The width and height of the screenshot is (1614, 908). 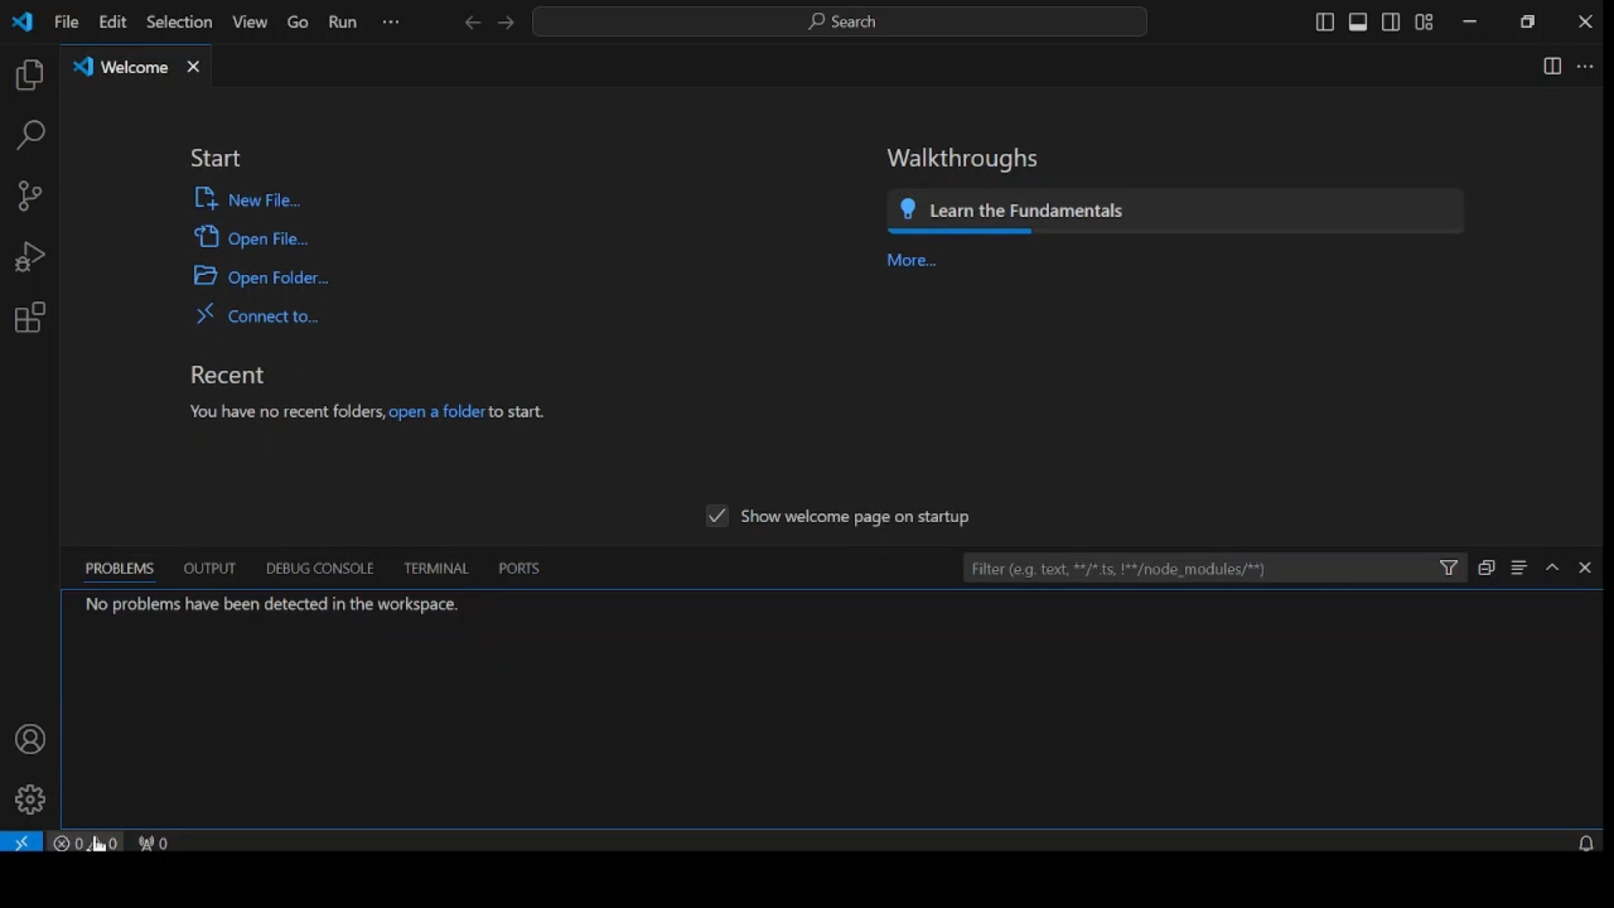 I want to click on more, so click(x=918, y=261).